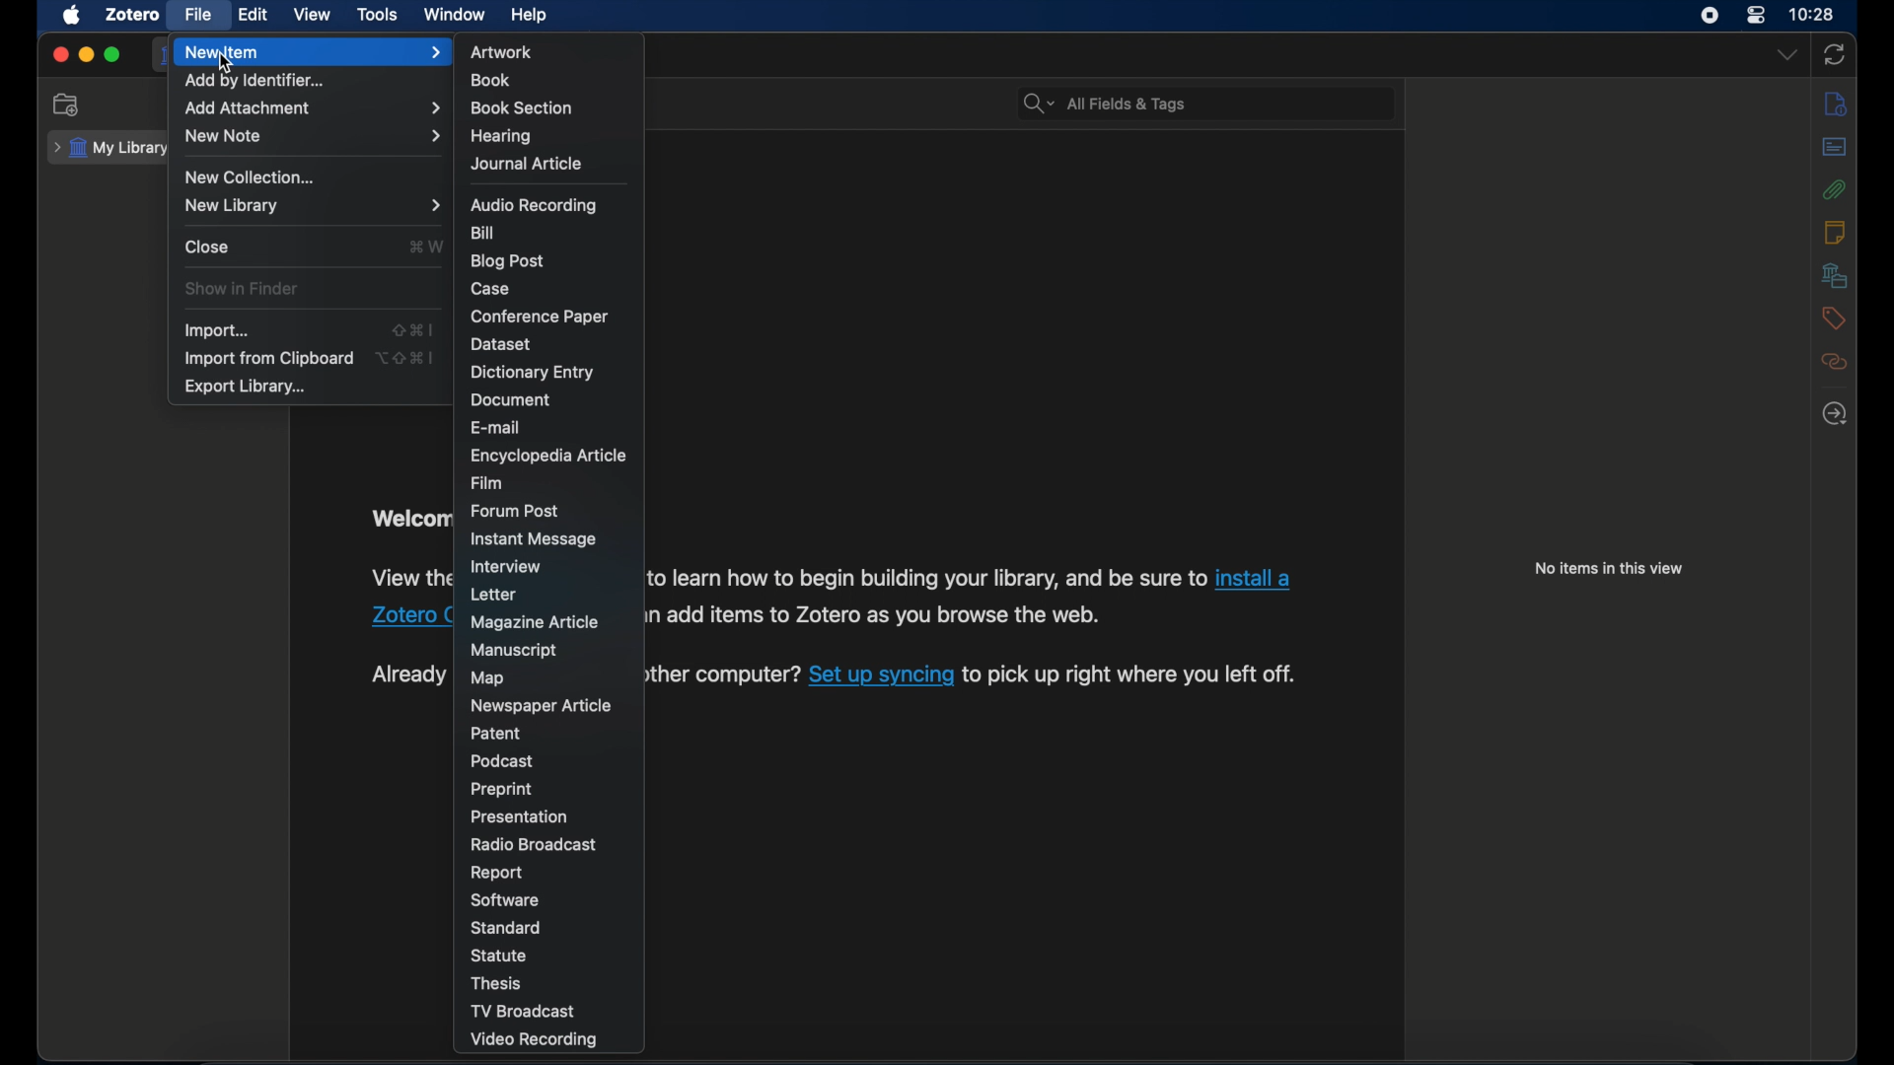 This screenshot has height=1065, width=1894. Describe the element at coordinates (1836, 146) in the screenshot. I see `abstract` at that location.